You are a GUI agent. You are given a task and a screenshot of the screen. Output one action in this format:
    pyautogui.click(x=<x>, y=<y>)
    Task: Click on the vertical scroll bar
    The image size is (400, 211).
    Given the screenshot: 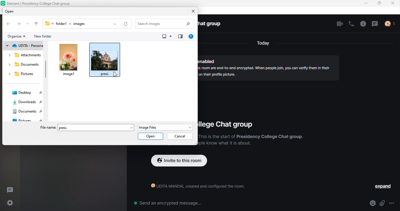 What is the action you would take?
    pyautogui.click(x=46, y=69)
    